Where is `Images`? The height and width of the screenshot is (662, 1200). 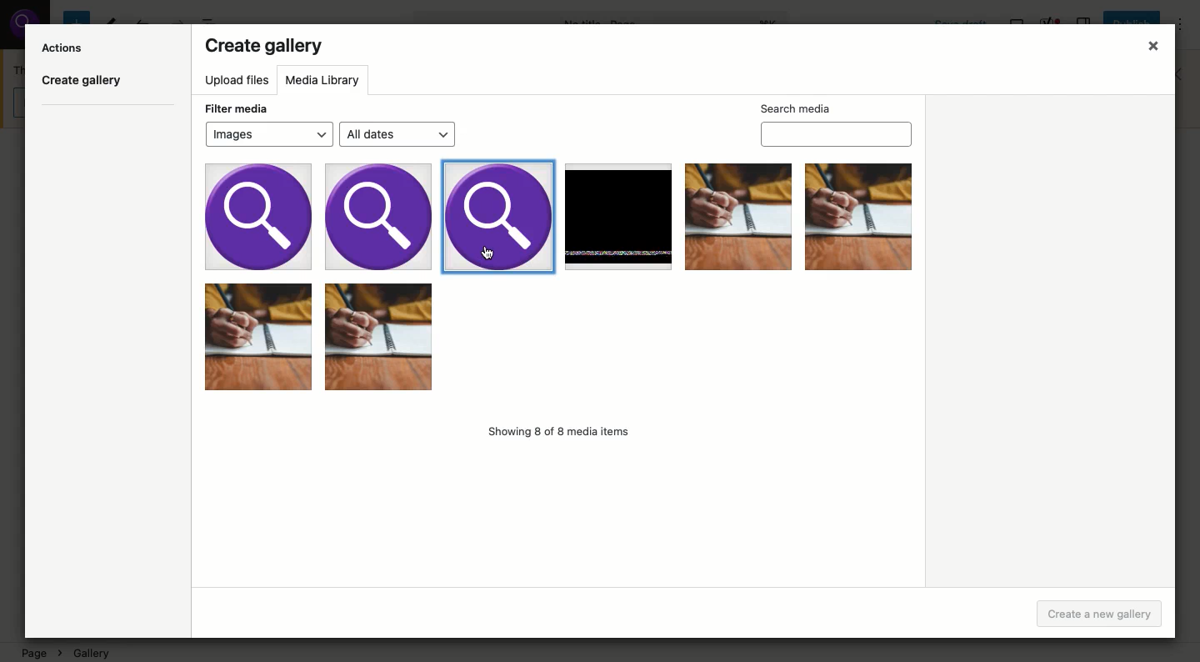 Images is located at coordinates (560, 282).